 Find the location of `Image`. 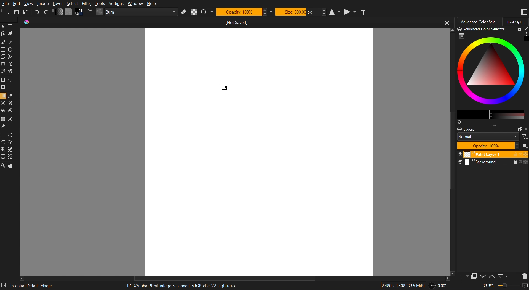

Image is located at coordinates (43, 4).